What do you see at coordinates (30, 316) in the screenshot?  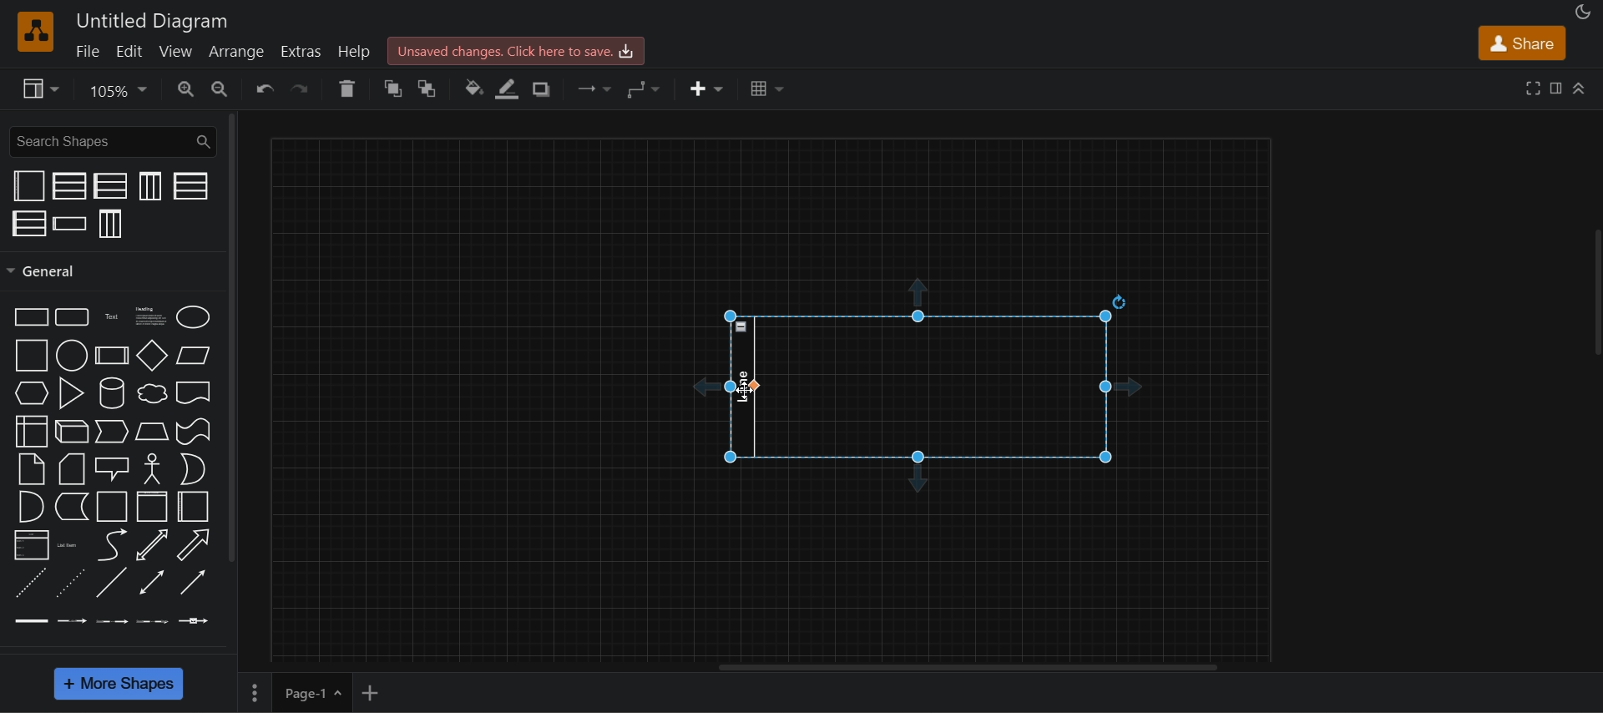 I see `rectangle` at bounding box center [30, 316].